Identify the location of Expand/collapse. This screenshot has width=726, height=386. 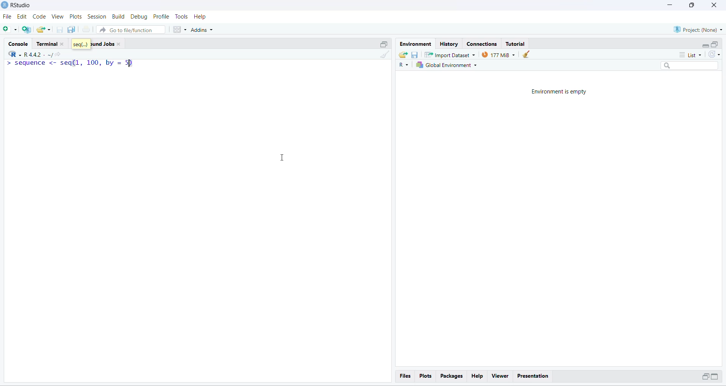
(705, 45).